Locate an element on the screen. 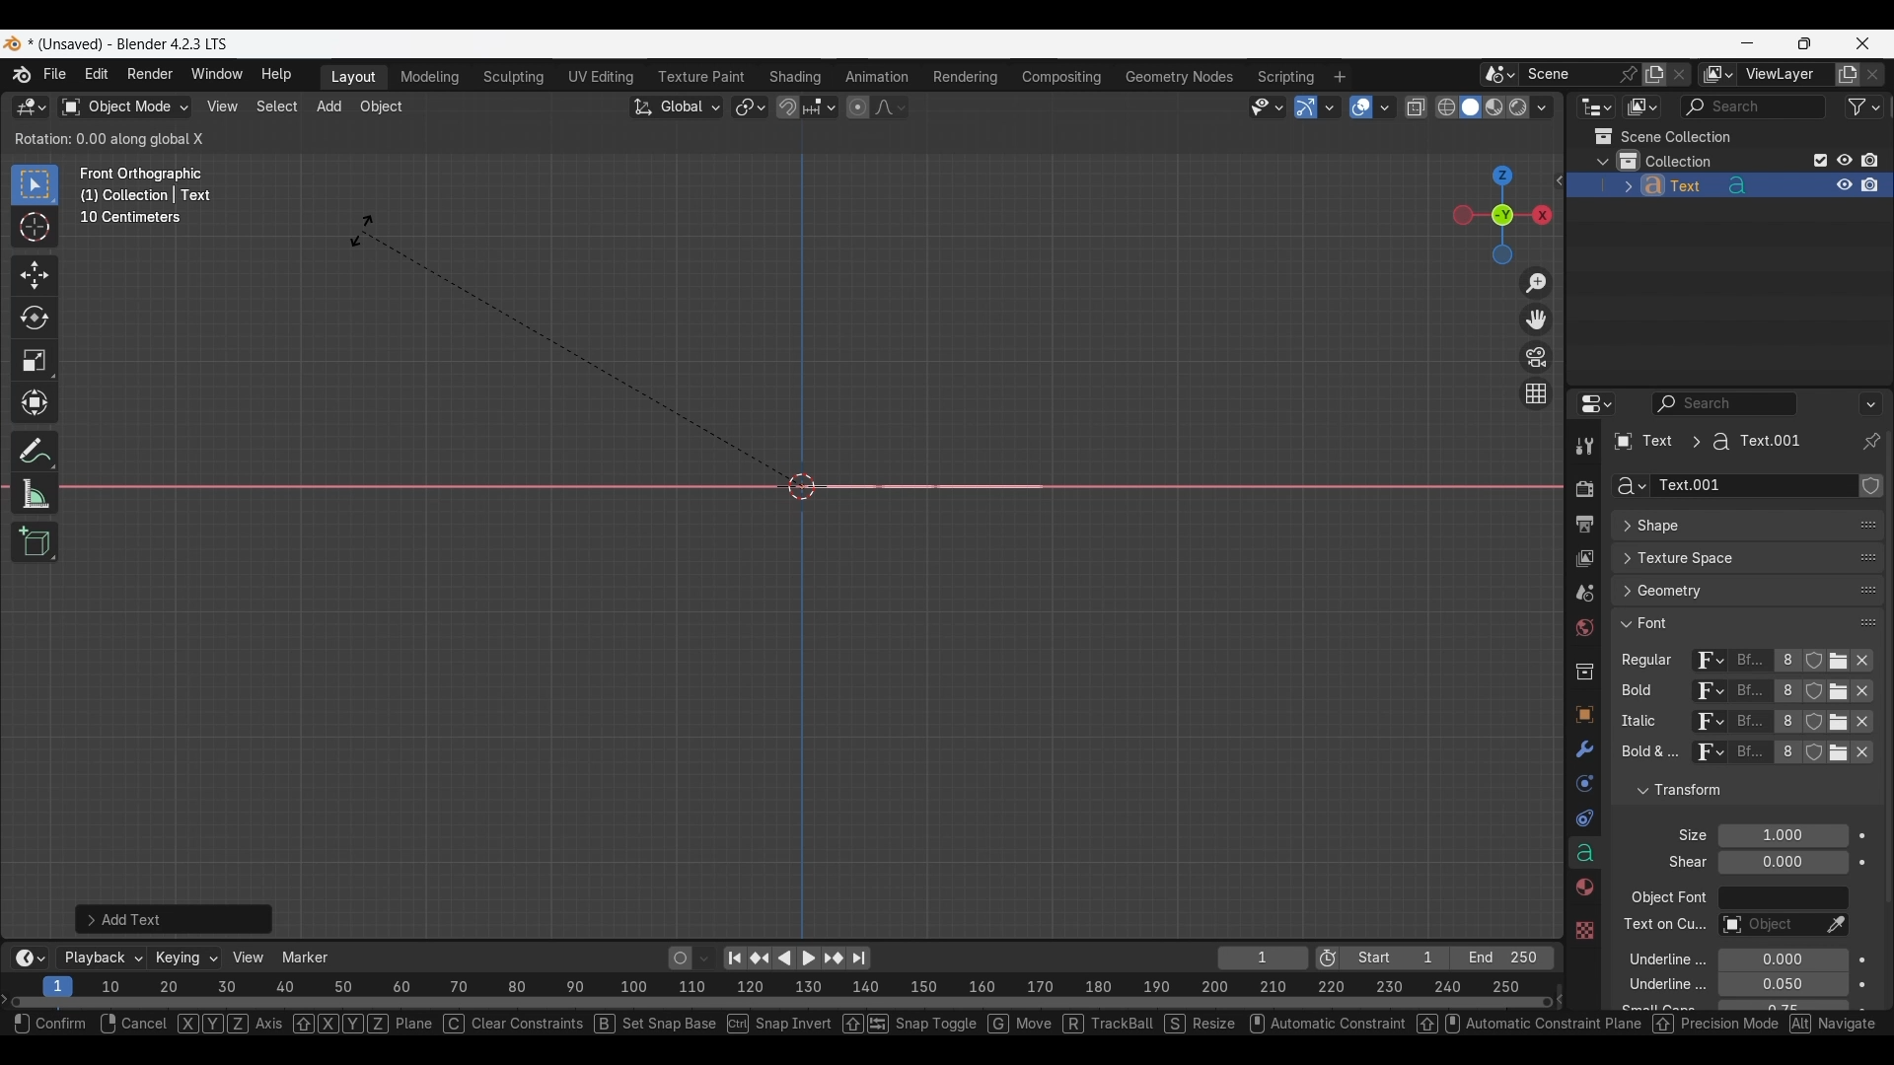 The image size is (1894, 1065). Small caps is located at coordinates (1782, 1006).